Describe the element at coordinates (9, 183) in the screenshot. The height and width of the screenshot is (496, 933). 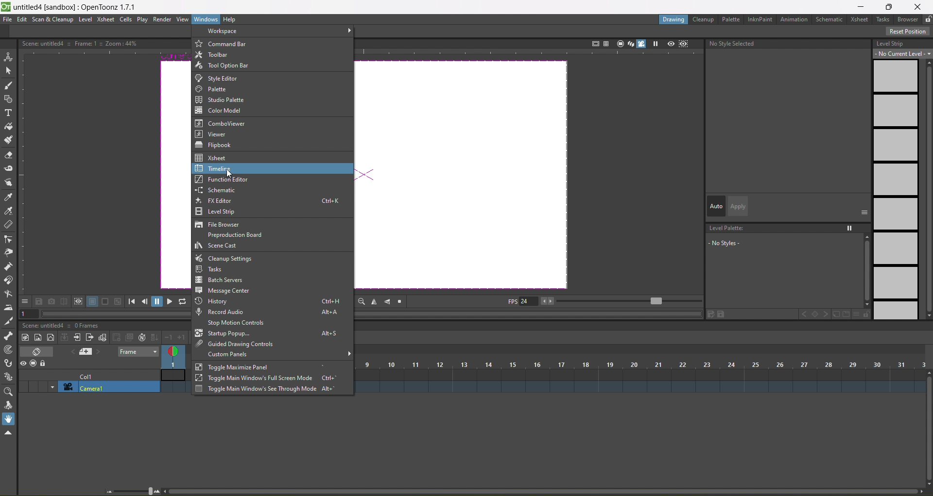
I see `finger tool` at that location.